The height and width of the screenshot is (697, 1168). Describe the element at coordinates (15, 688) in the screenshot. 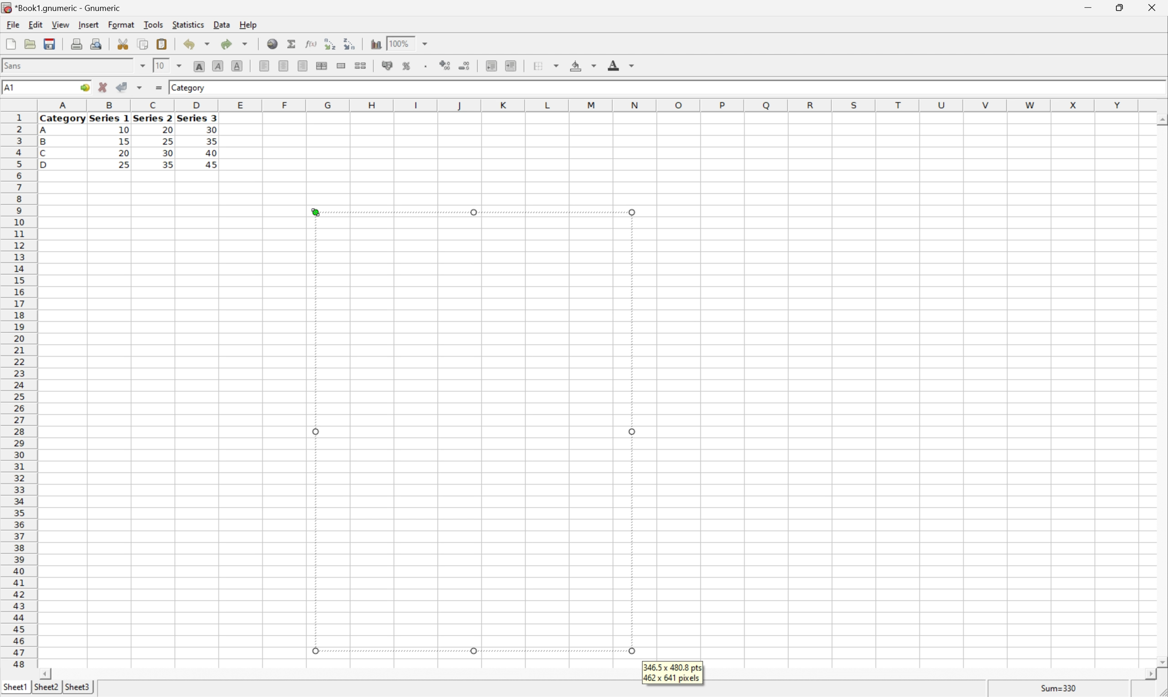

I see `Sheet1` at that location.